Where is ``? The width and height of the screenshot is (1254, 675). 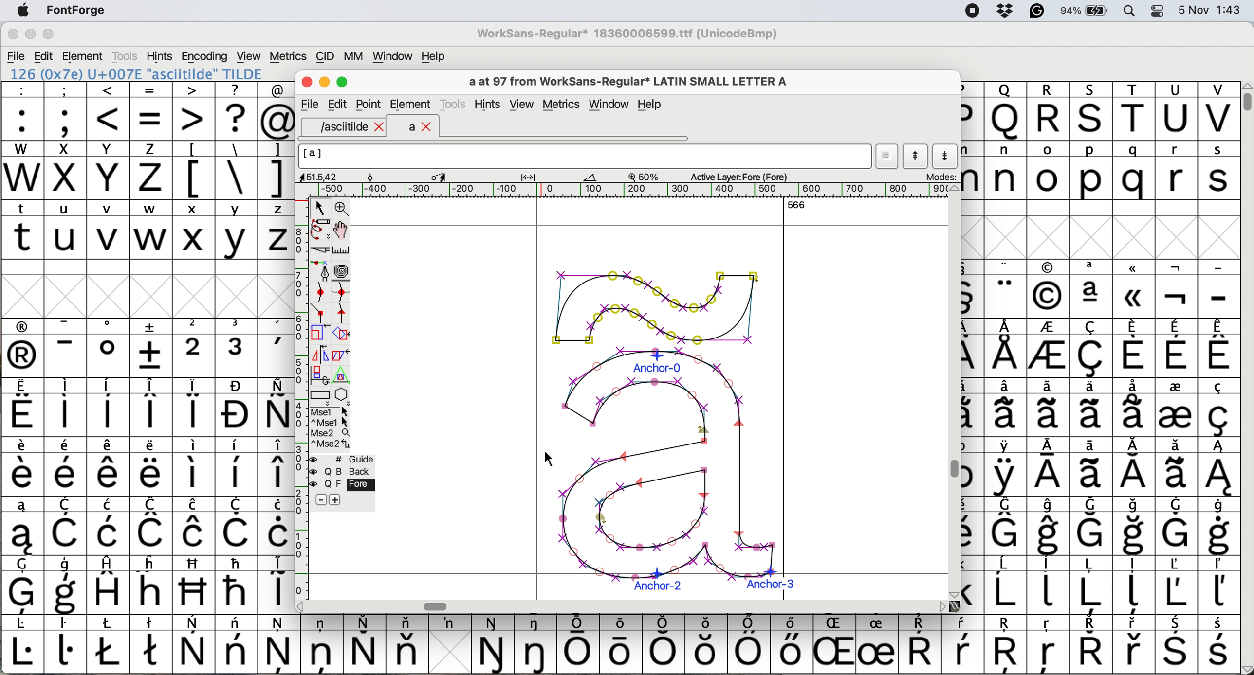  is located at coordinates (1049, 645).